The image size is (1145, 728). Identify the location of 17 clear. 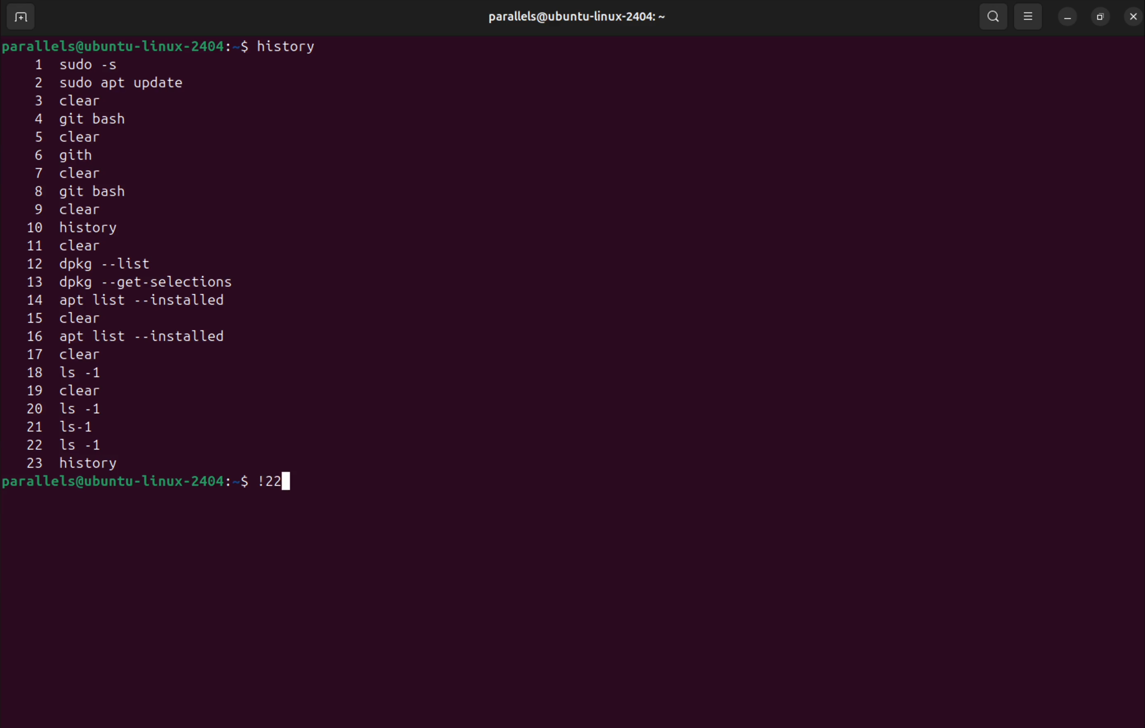
(74, 356).